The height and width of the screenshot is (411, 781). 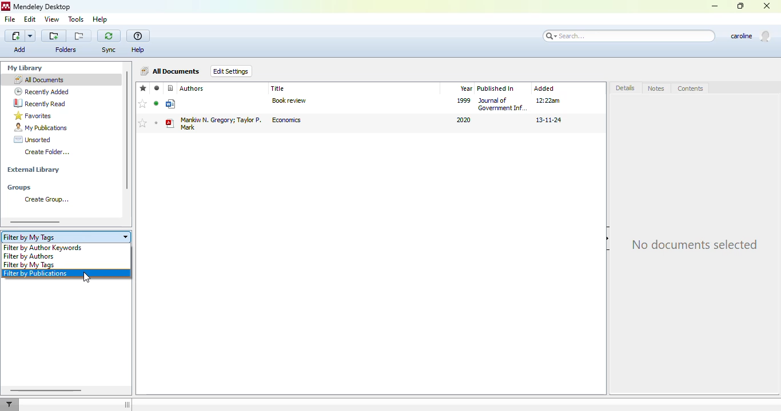 What do you see at coordinates (109, 42) in the screenshot?
I see `sync` at bounding box center [109, 42].